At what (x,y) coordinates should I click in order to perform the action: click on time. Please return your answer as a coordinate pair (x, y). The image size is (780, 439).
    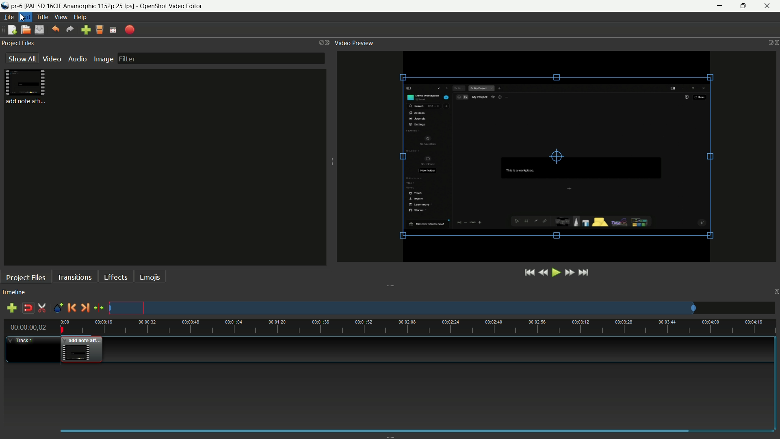
    Looking at the image, I should click on (417, 327).